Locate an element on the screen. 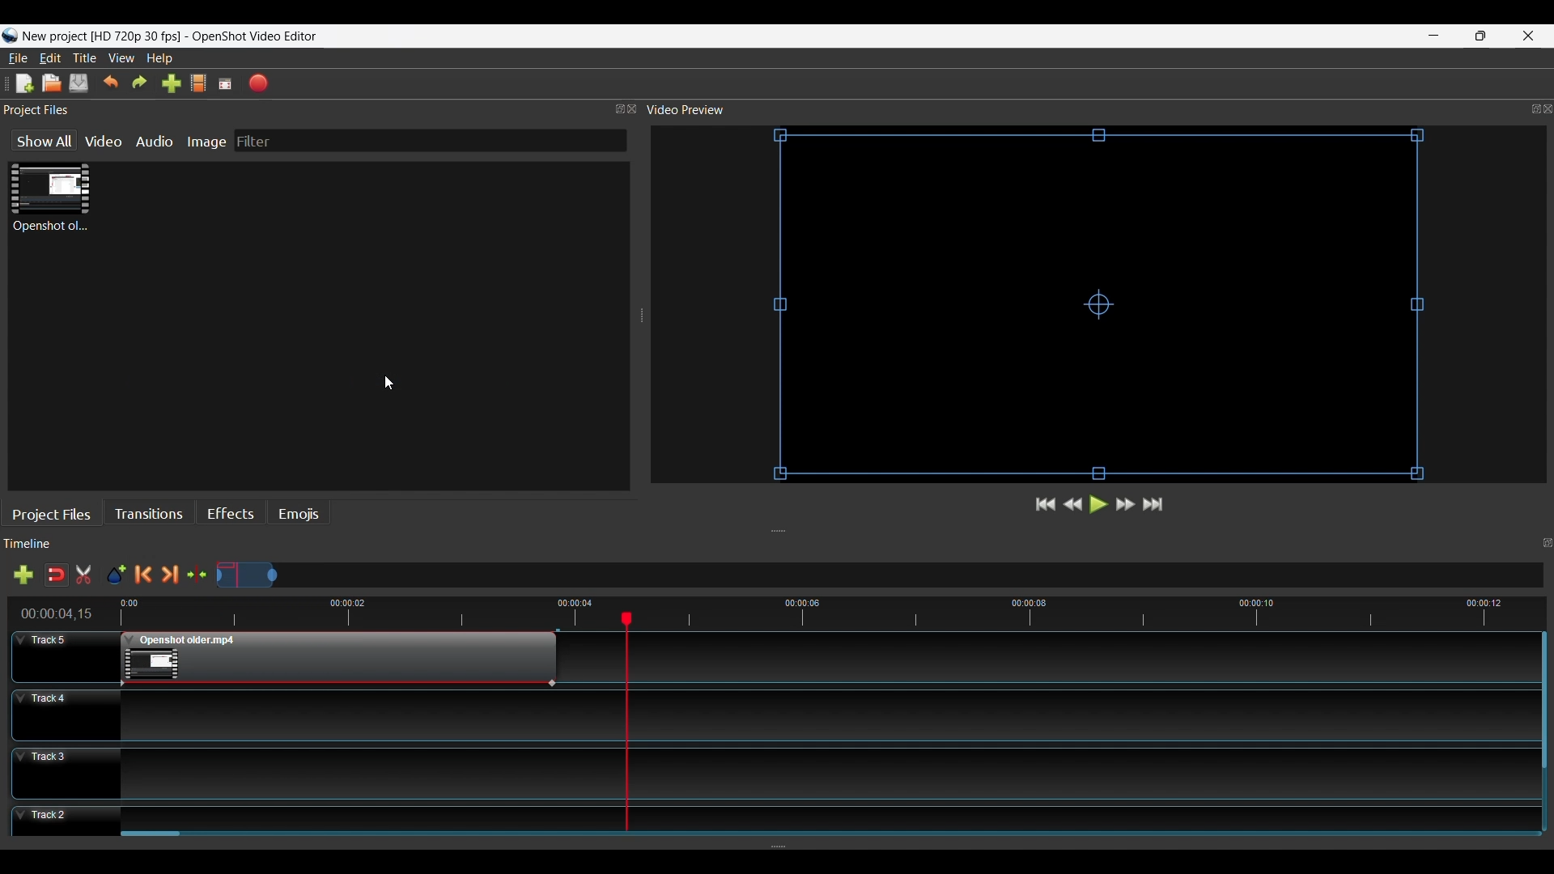  Fast Forward is located at coordinates (1126, 504).